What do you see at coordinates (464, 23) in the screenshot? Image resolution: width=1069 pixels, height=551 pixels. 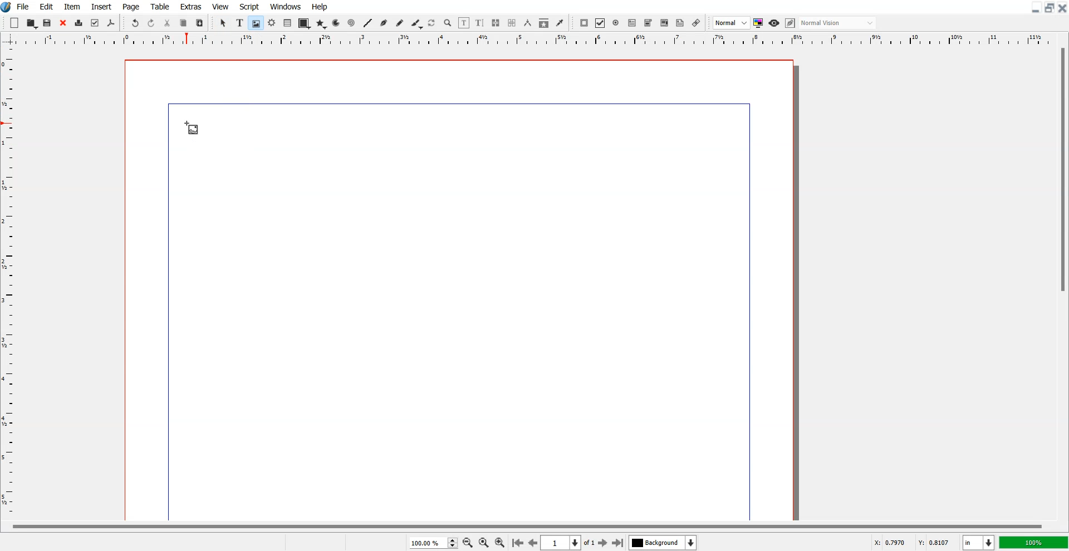 I see `Edit Content of Frame` at bounding box center [464, 23].